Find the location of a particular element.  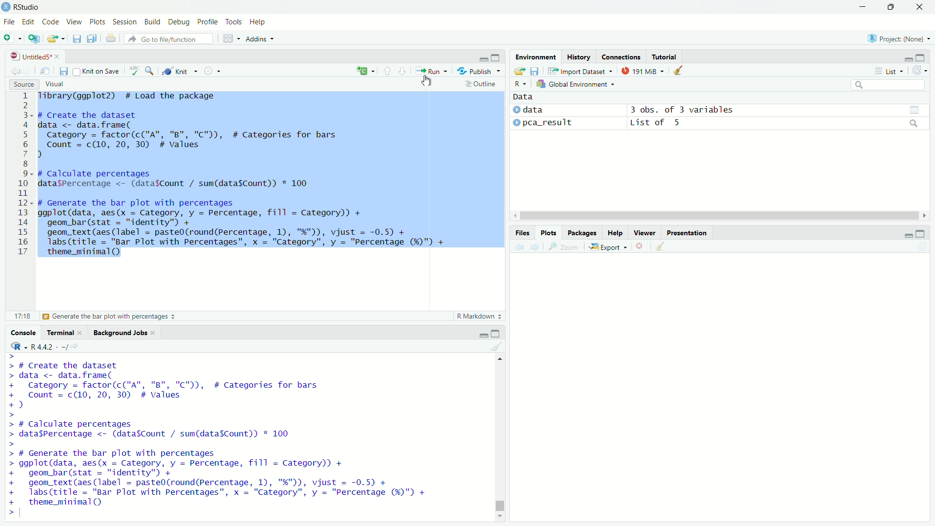

search is located at coordinates (887, 84).